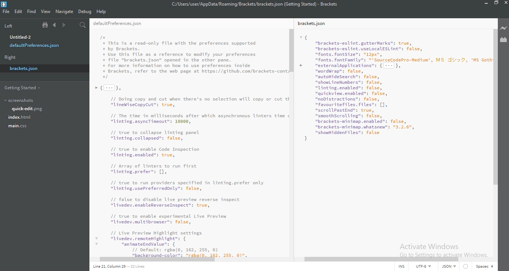 This screenshot has height=271, width=509. What do you see at coordinates (393, 86) in the screenshot?
I see `{"brackets-eslint.gutterMarks": true,"brackets-eslint.useLocal€SLint": false,"fonts. fontsize": "12px","fonts. fontFamily": "'SourceCodePro-Nedium', MS v2, 'MS Gothic’, monospace”> vexternalpplications": { --- },"wordWrap": false,“autoHidesearch": false,"shomLineNumbers": false,"Uinting.enabled": false,"quickview.enabled": false,"noDistractions": false,"favour itefiles. files": [1,"scrollPastEnd": true,"smoothScrolling": false,“brackets-minimap.enabled": false,` at bounding box center [393, 86].